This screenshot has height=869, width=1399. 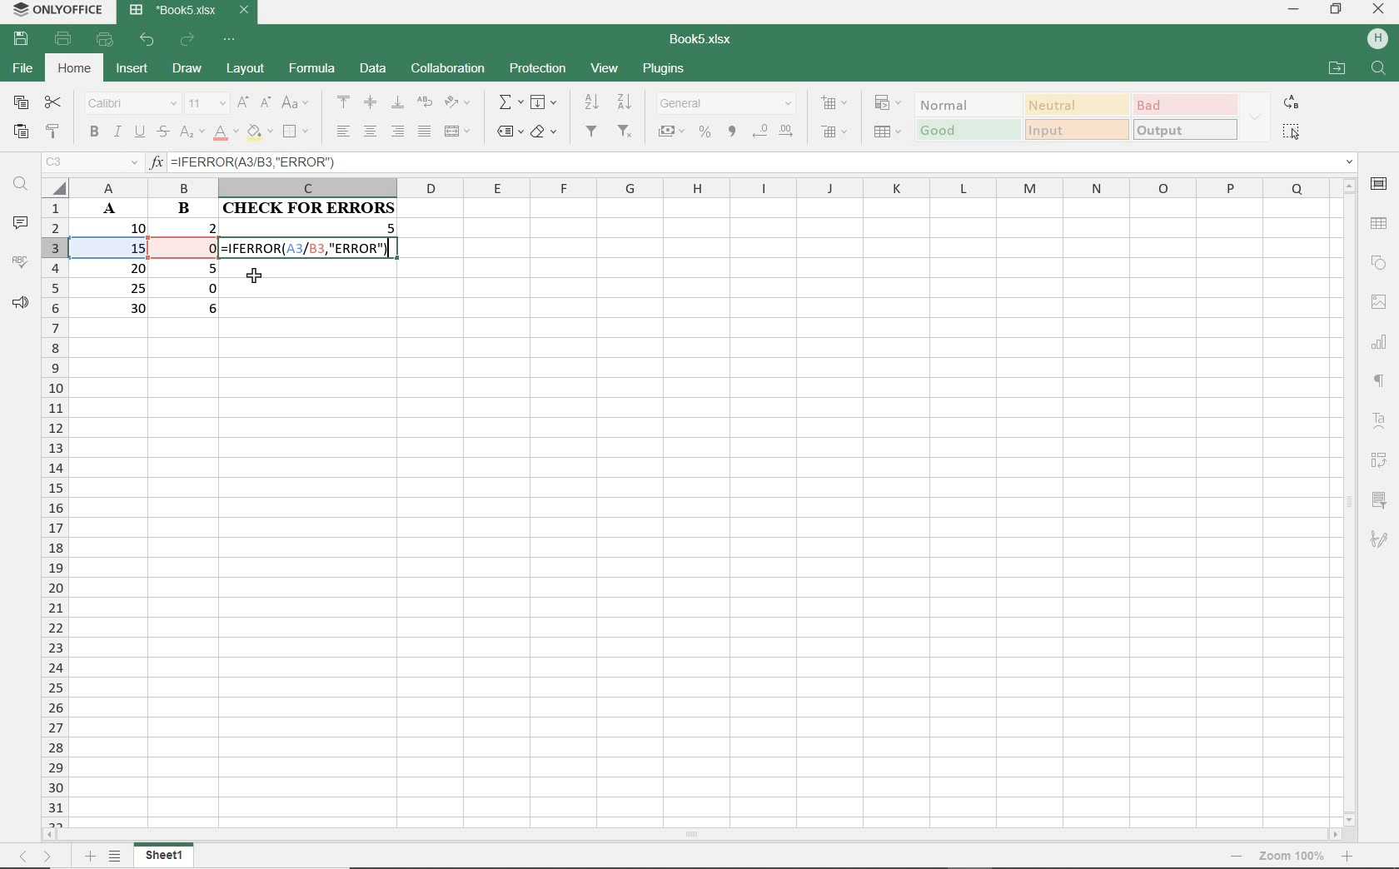 What do you see at coordinates (104, 40) in the screenshot?
I see `QUICK PRINT` at bounding box center [104, 40].